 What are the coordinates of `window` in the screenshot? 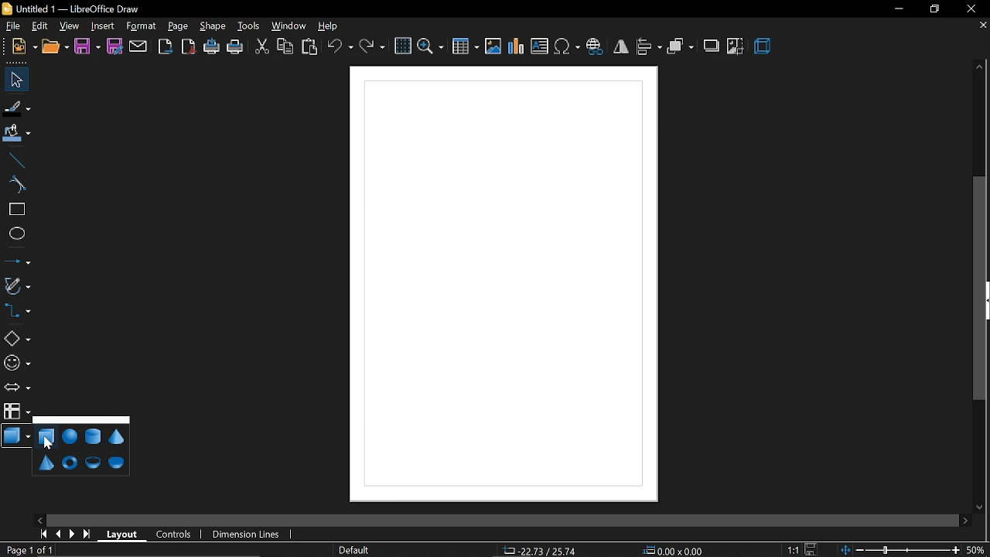 It's located at (292, 26).